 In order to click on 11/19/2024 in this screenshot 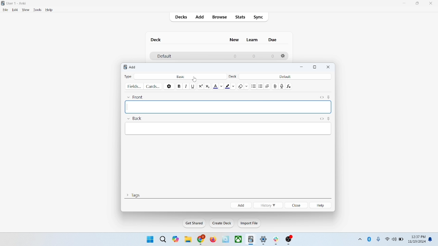, I will do `click(416, 242)`.